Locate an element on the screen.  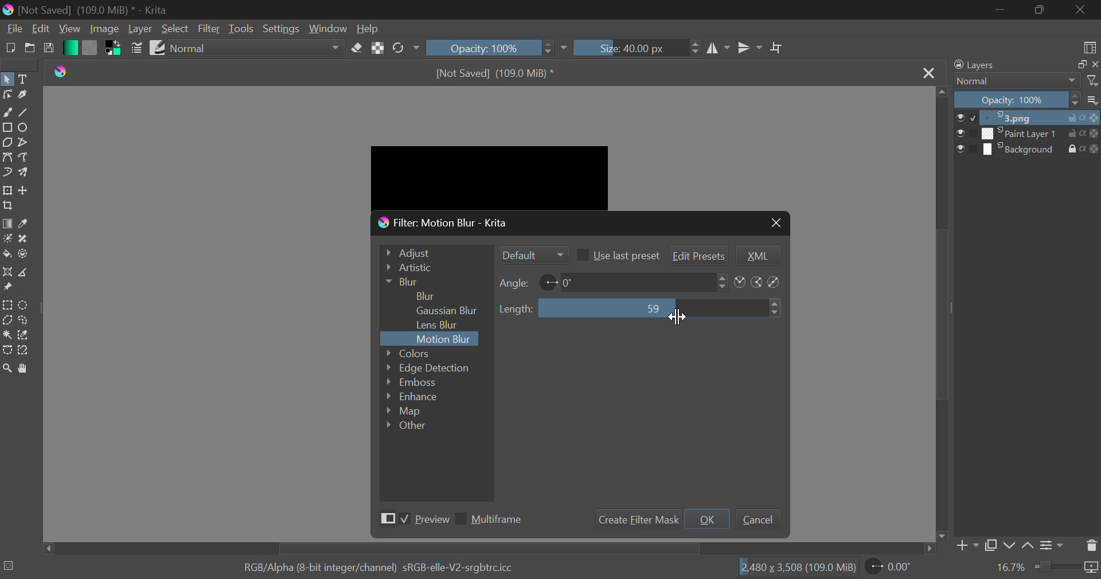
3.png is located at coordinates (1028, 118).